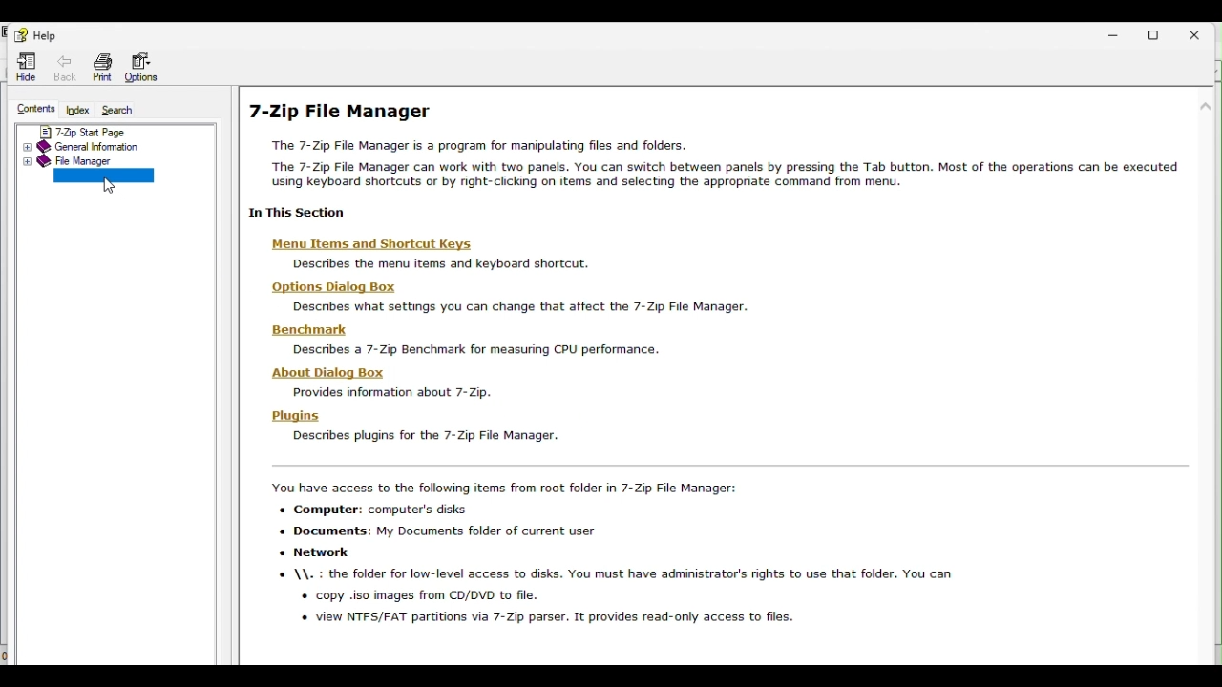 The height and width of the screenshot is (687, 1222). What do you see at coordinates (102, 161) in the screenshot?
I see `File manager` at bounding box center [102, 161].